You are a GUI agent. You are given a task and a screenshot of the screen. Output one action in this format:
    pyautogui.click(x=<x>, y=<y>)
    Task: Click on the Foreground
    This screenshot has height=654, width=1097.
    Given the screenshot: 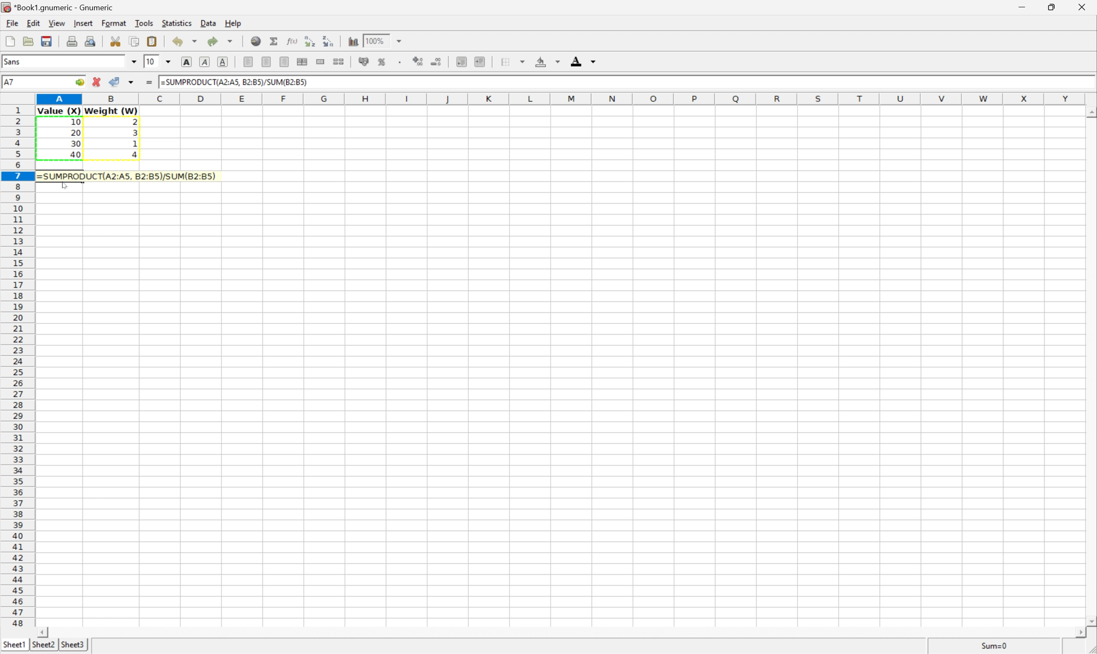 What is the action you would take?
    pyautogui.click(x=586, y=60)
    